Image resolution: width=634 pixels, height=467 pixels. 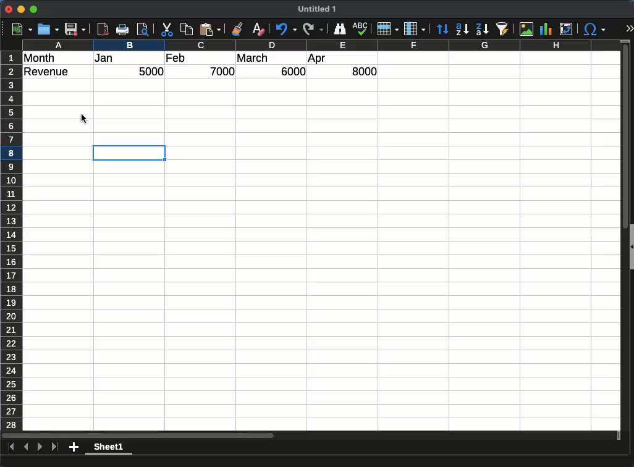 I want to click on expand, so click(x=630, y=28).